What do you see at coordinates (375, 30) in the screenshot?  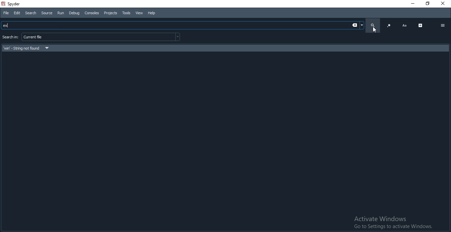 I see `cursor` at bounding box center [375, 30].